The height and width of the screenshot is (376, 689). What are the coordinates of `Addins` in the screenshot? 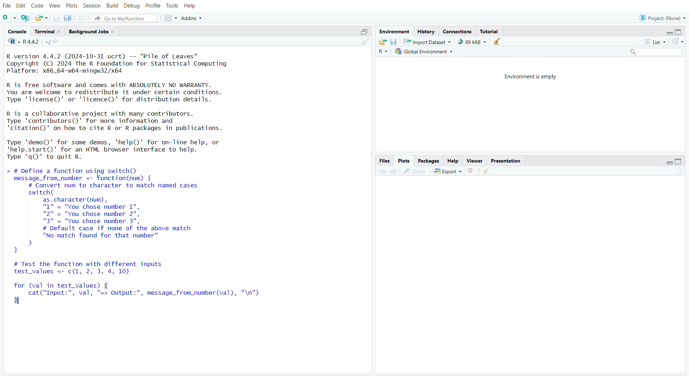 It's located at (192, 18).